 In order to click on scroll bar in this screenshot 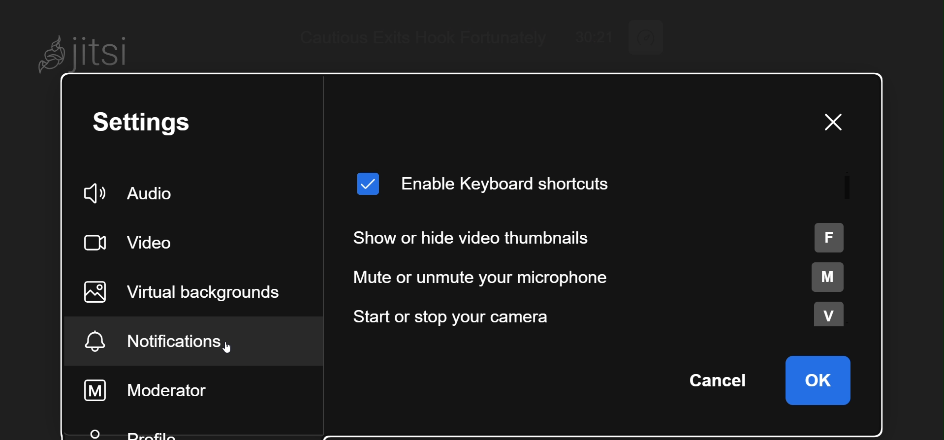, I will do `click(849, 186)`.